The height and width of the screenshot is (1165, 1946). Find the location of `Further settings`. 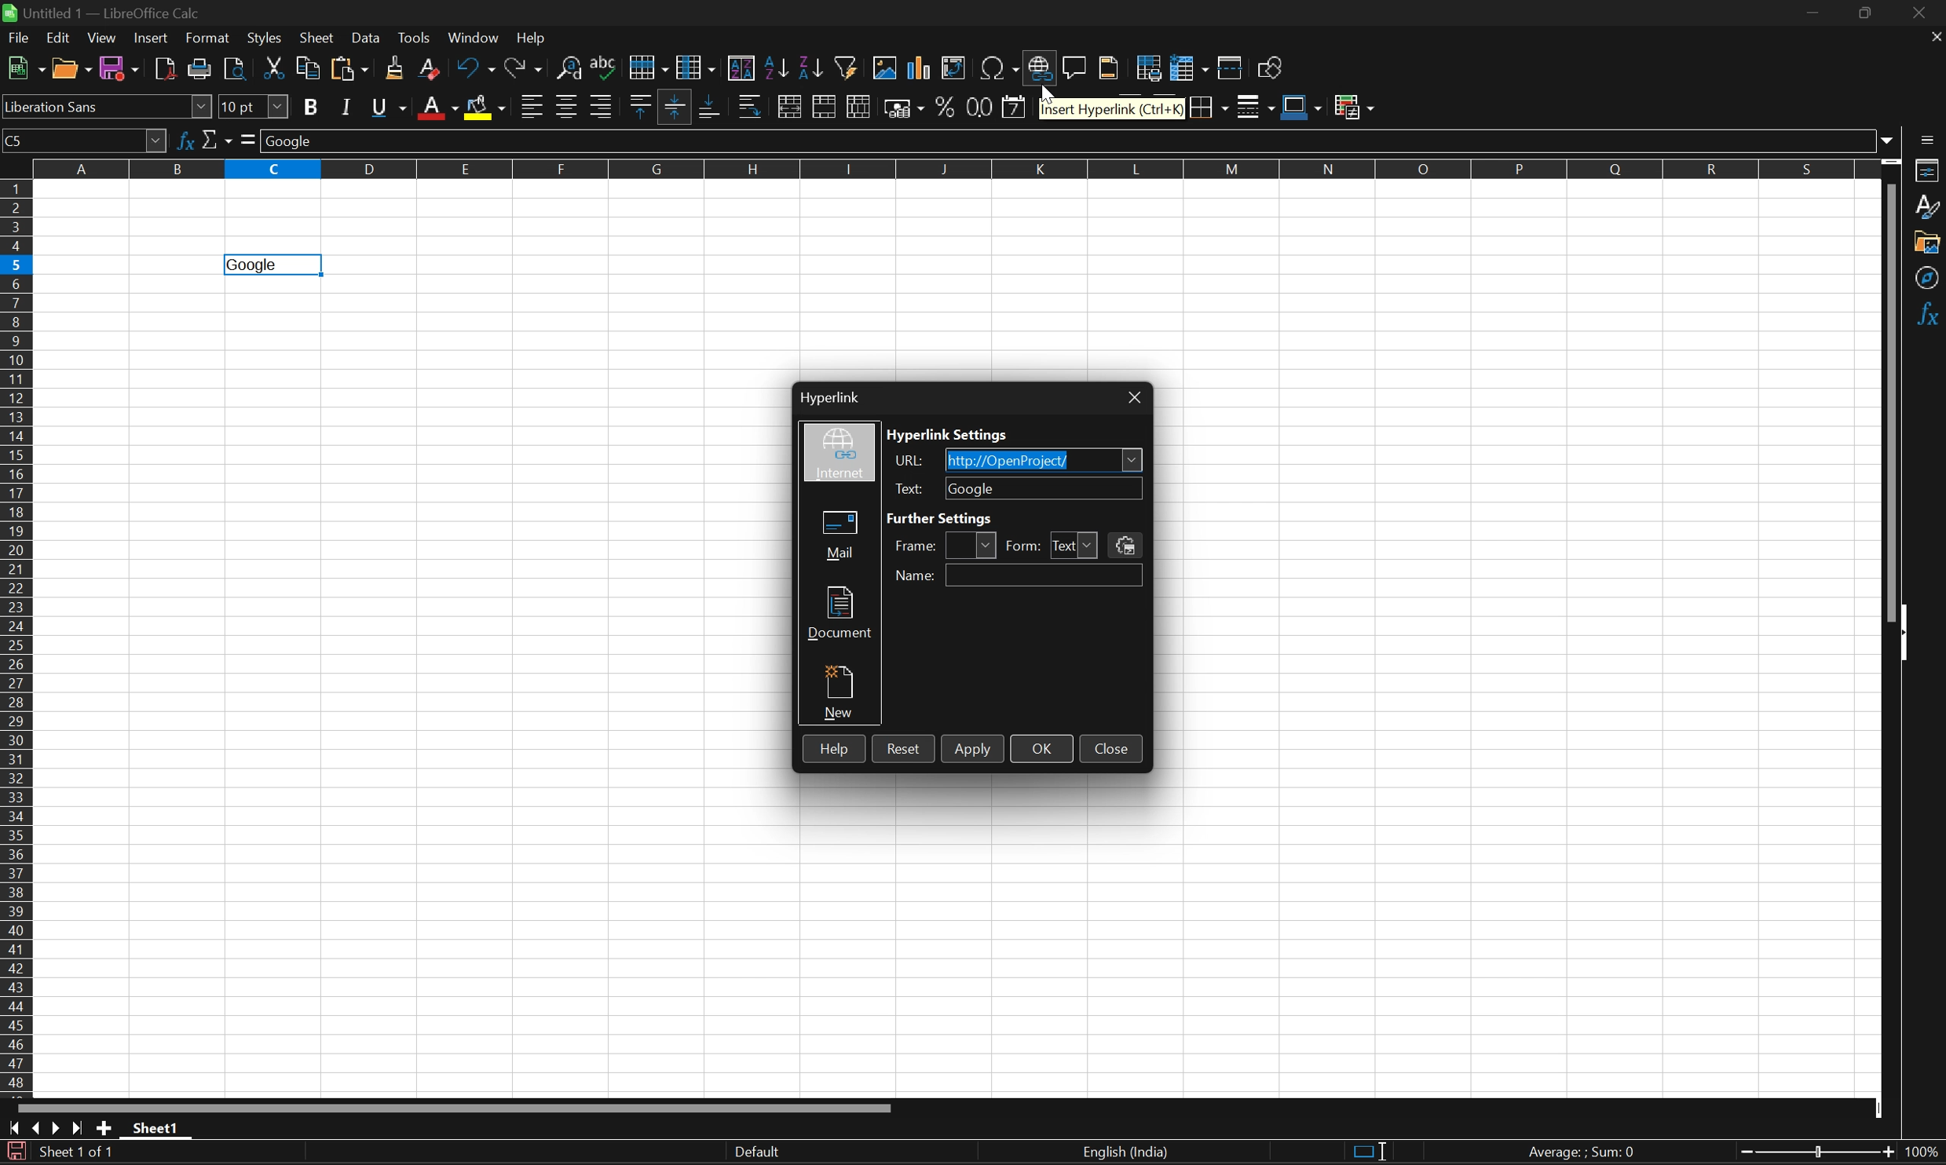

Further settings is located at coordinates (939, 517).